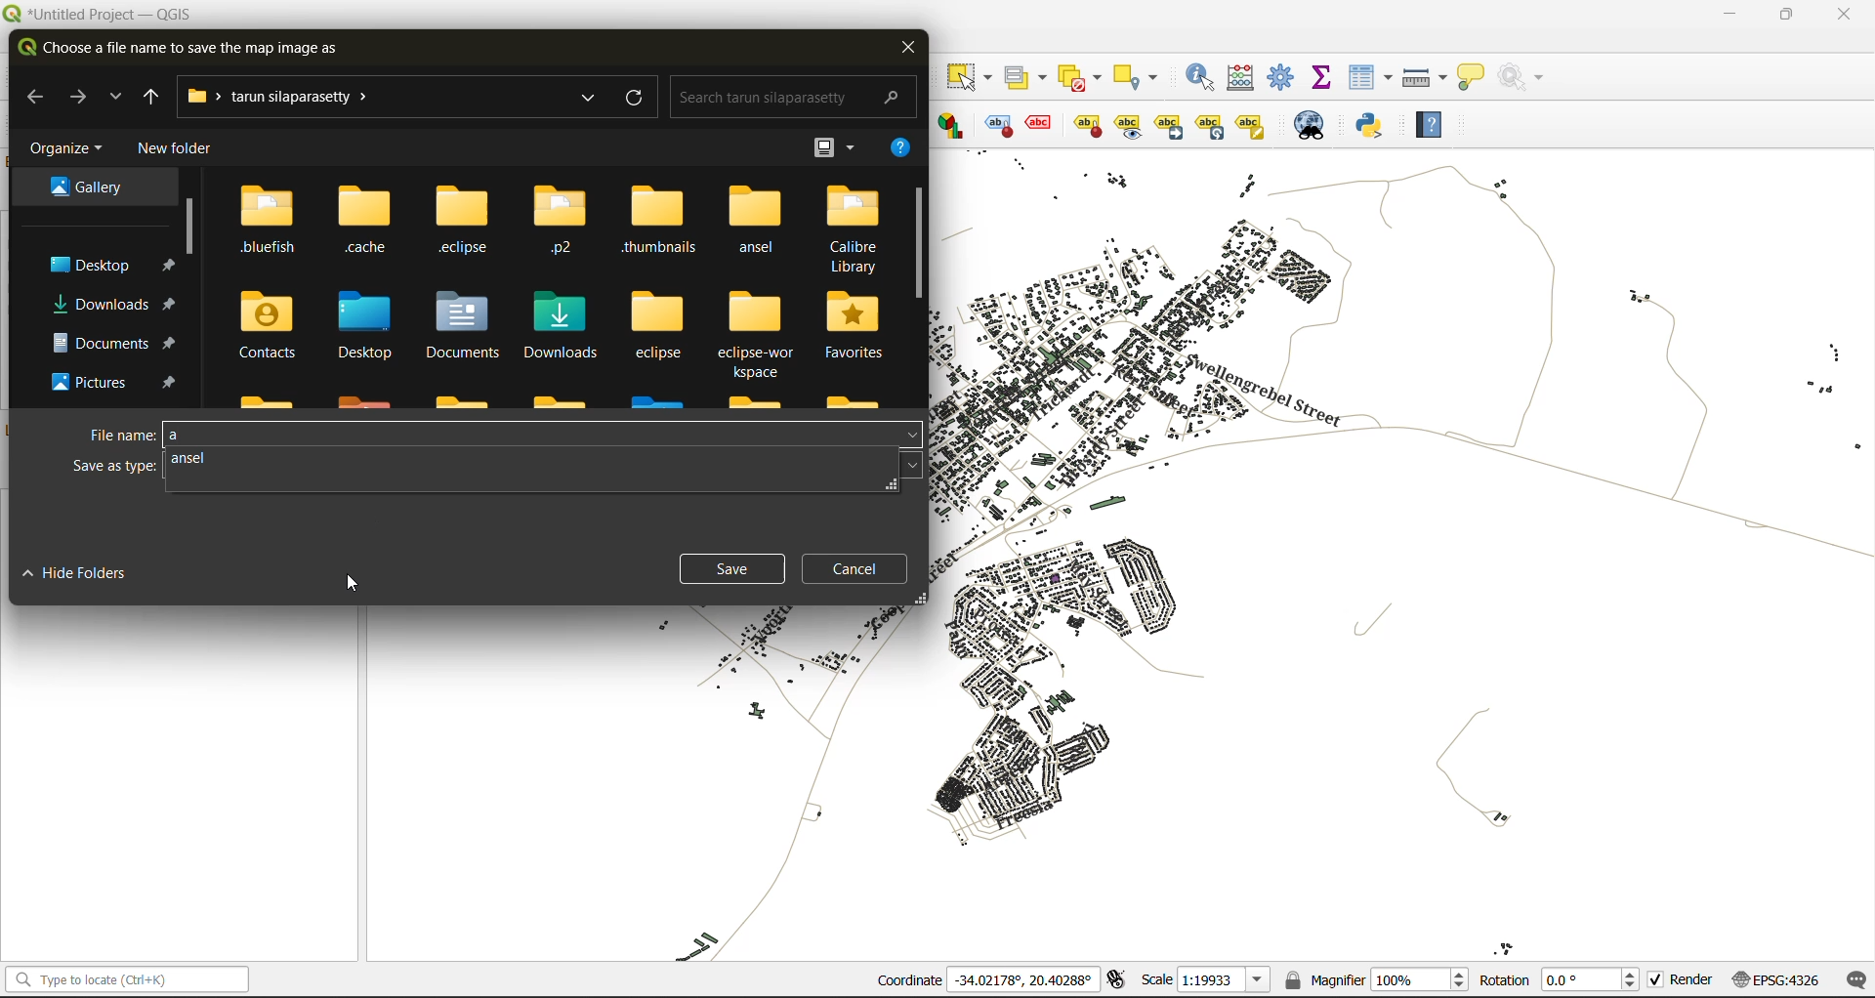 This screenshot has width=1875, height=998. I want to click on pin/unpin lable and diagram, so click(1042, 125).